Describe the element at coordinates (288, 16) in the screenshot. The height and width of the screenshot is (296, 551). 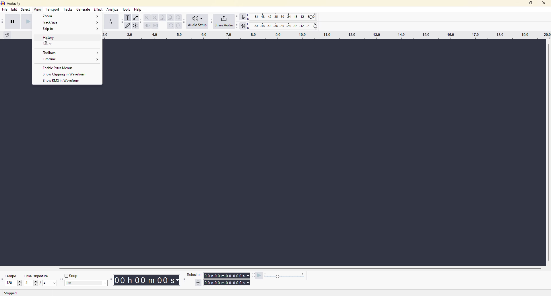
I see `recording level` at that location.